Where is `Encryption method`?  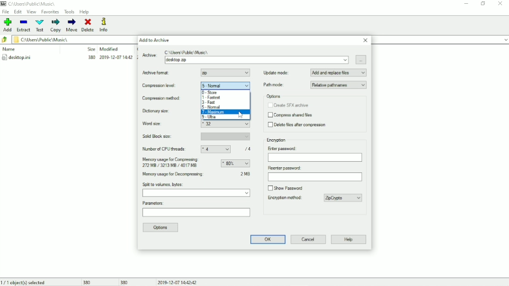 Encryption method is located at coordinates (316, 197).